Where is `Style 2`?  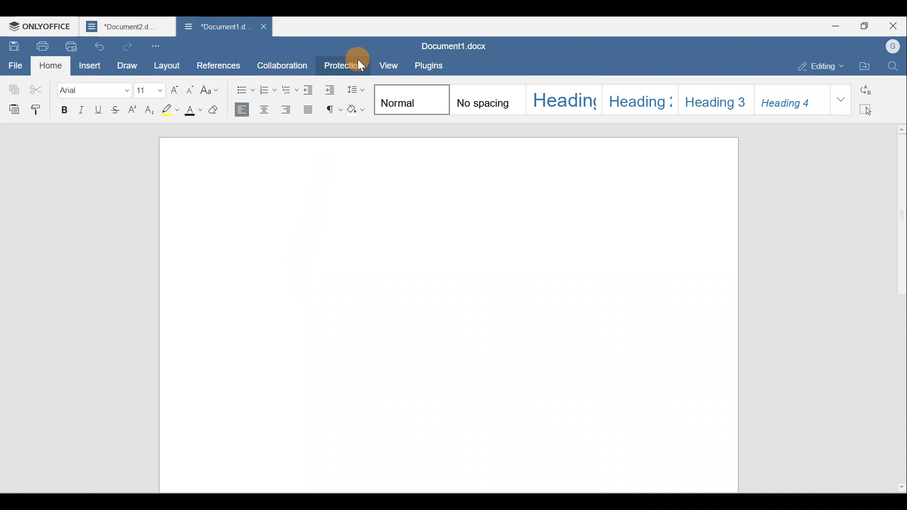
Style 2 is located at coordinates (488, 98).